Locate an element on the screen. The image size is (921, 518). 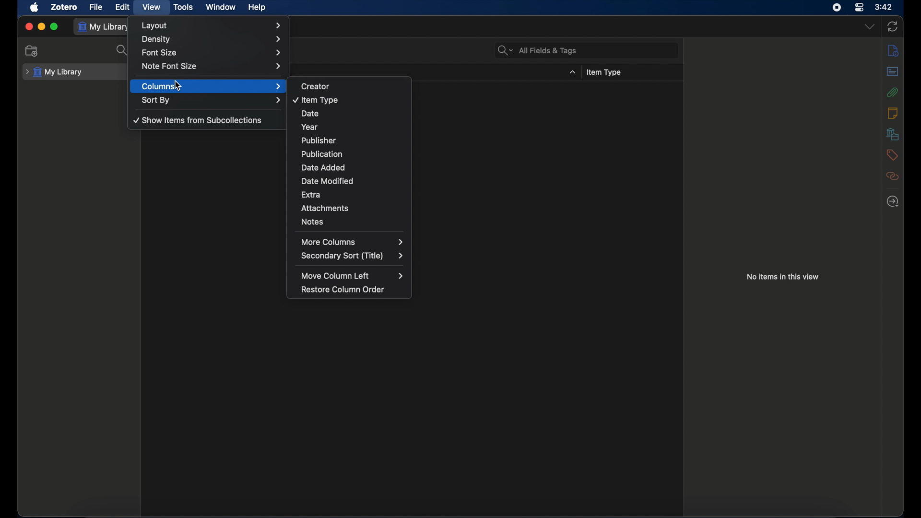
year is located at coordinates (352, 126).